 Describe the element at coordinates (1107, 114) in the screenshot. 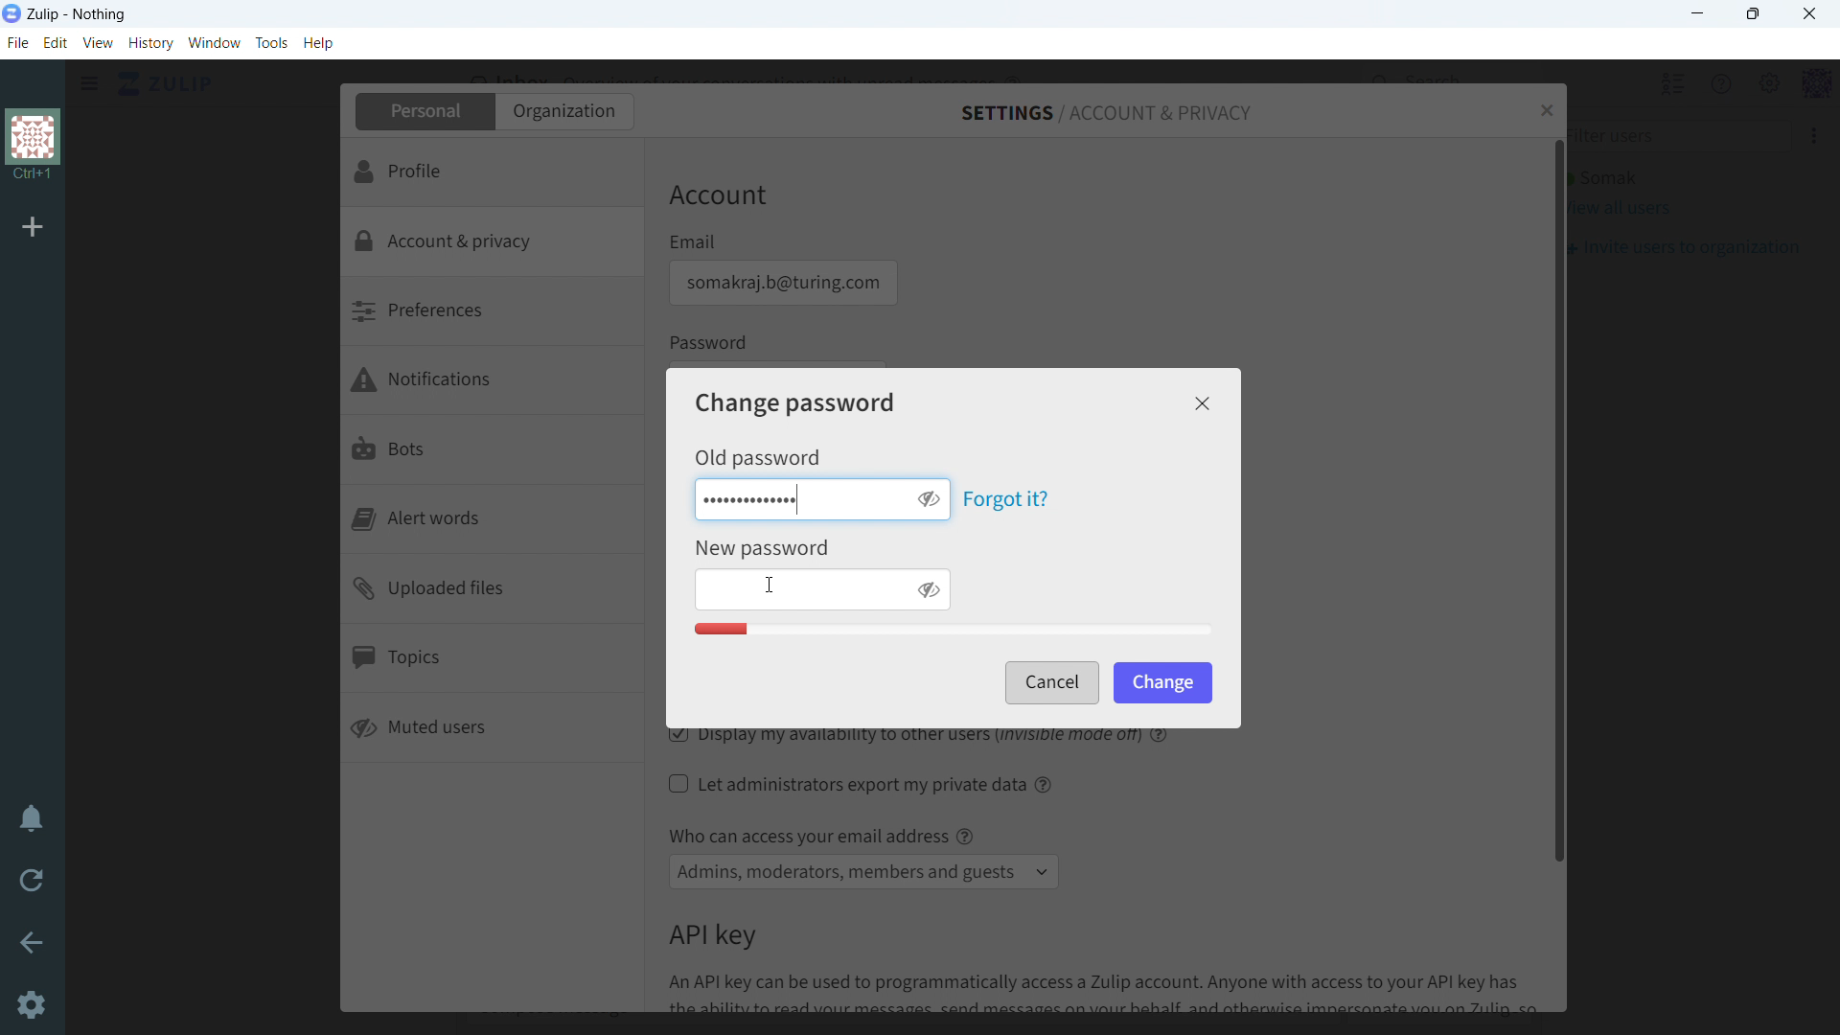

I see `settings/account & privacy` at that location.